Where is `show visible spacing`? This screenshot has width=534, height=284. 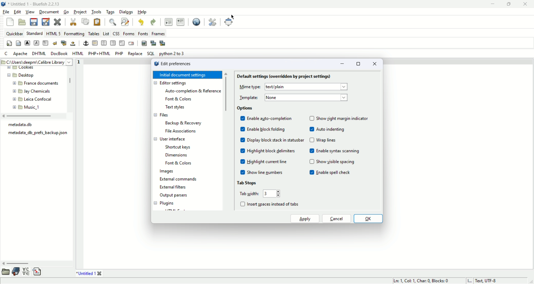
show visible spacing is located at coordinates (336, 162).